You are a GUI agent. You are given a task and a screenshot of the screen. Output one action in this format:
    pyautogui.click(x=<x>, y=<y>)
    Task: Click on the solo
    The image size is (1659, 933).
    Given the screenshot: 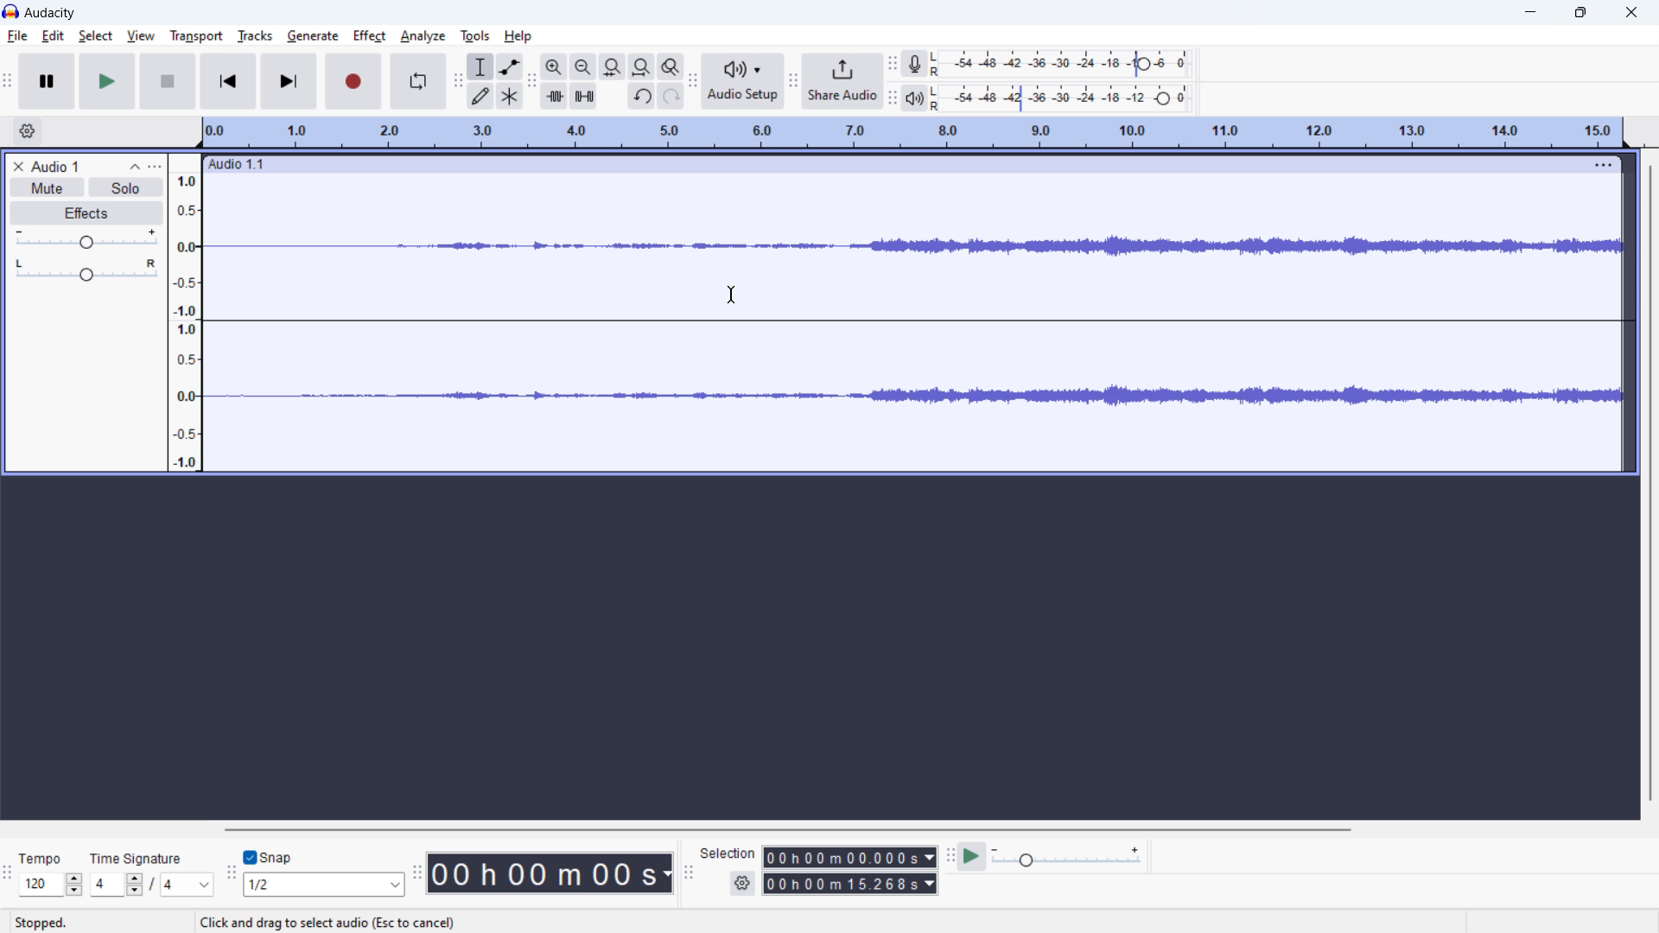 What is the action you would take?
    pyautogui.click(x=125, y=187)
    